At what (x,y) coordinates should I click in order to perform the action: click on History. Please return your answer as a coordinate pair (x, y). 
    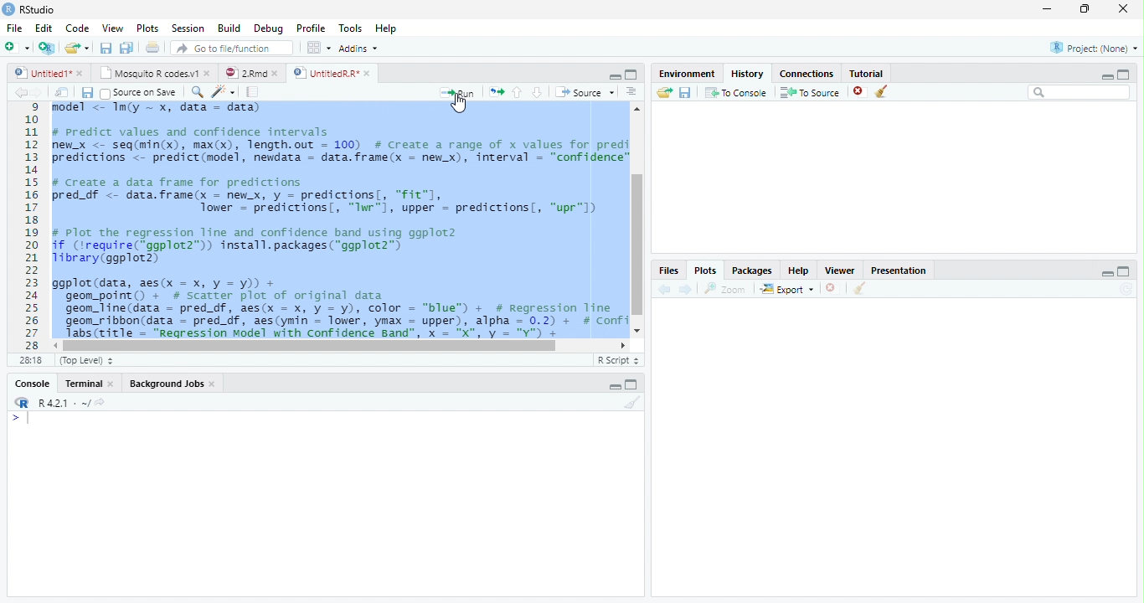
    Looking at the image, I should click on (747, 75).